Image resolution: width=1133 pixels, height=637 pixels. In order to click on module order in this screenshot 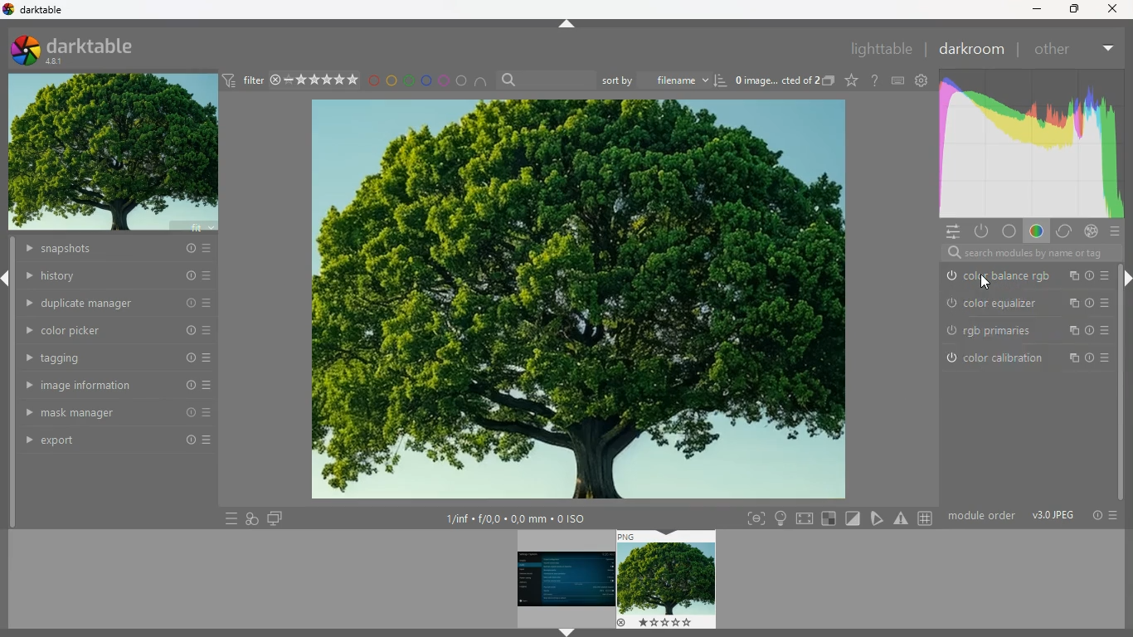, I will do `click(1032, 515)`.